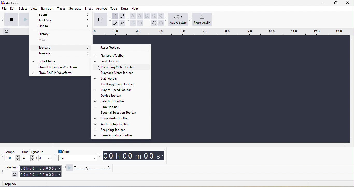  Describe the element at coordinates (32, 73) in the screenshot. I see `option enabled` at that location.